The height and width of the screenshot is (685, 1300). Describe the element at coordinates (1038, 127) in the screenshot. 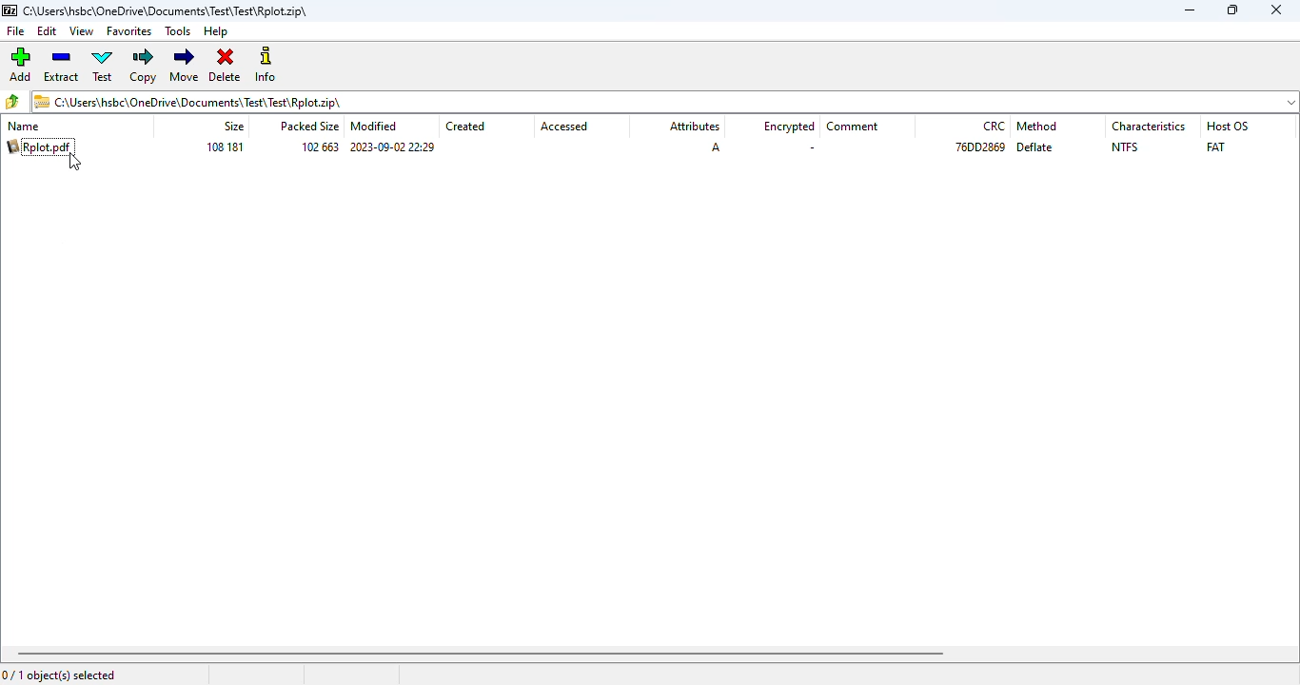

I see `method` at that location.